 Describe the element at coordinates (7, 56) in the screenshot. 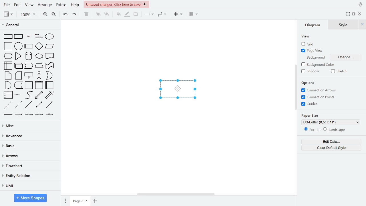

I see `general shapesgeneral shapes` at that location.